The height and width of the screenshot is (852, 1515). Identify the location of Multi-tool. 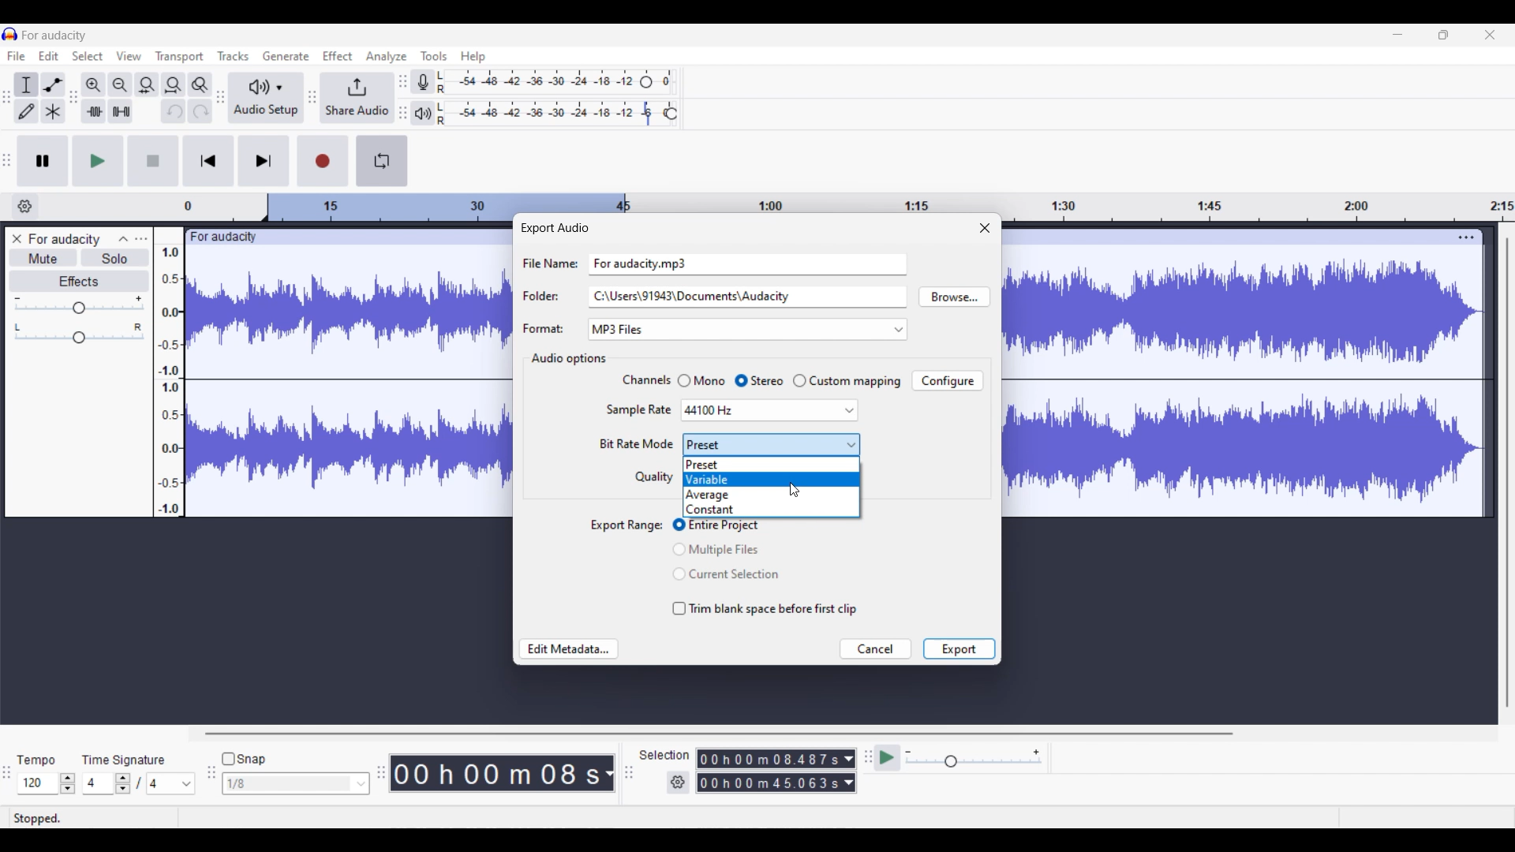
(53, 111).